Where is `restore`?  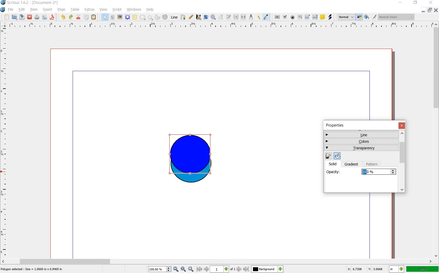 restore is located at coordinates (430, 10).